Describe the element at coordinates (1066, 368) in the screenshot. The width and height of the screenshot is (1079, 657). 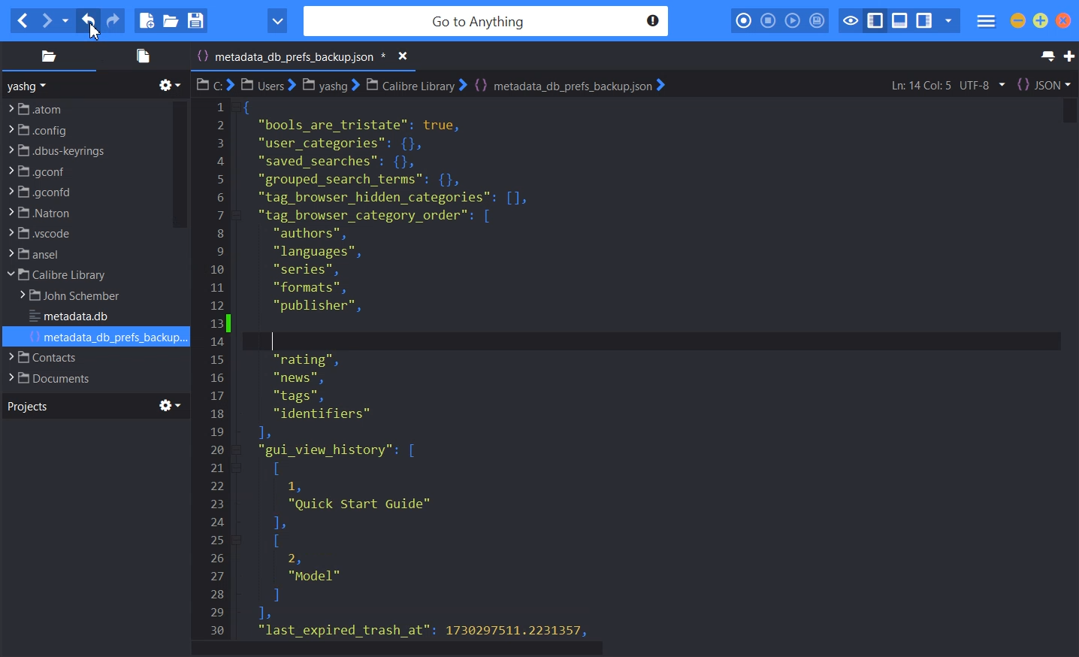
I see `Vertical scroll bar` at that location.